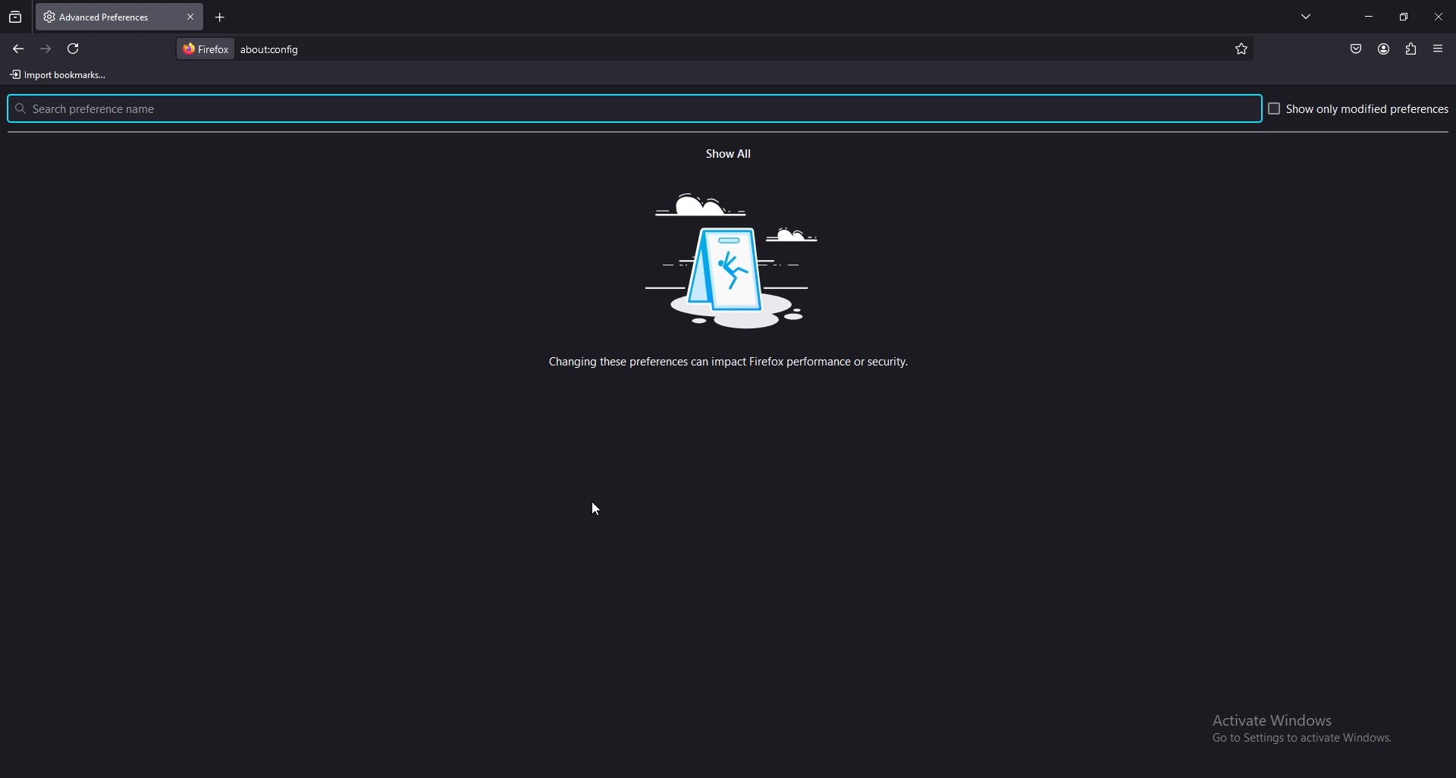  I want to click on tab, so click(89, 15).